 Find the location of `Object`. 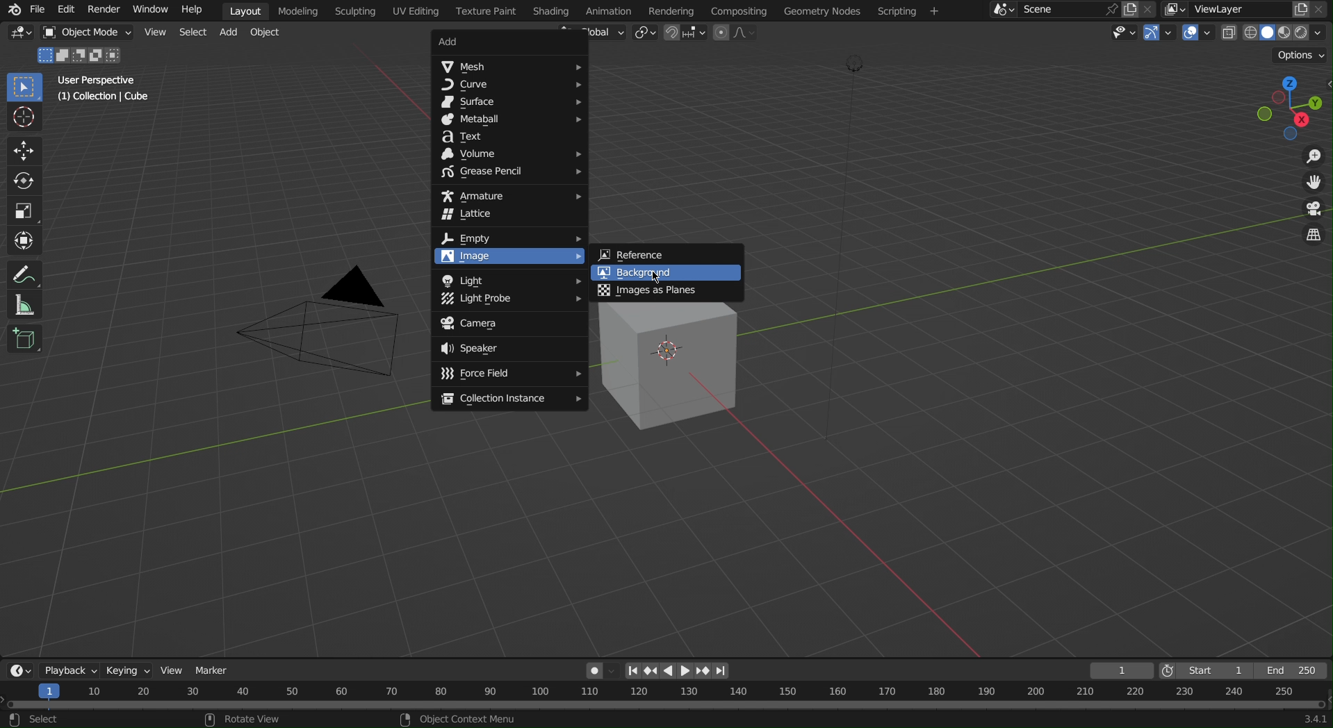

Object is located at coordinates (270, 35).